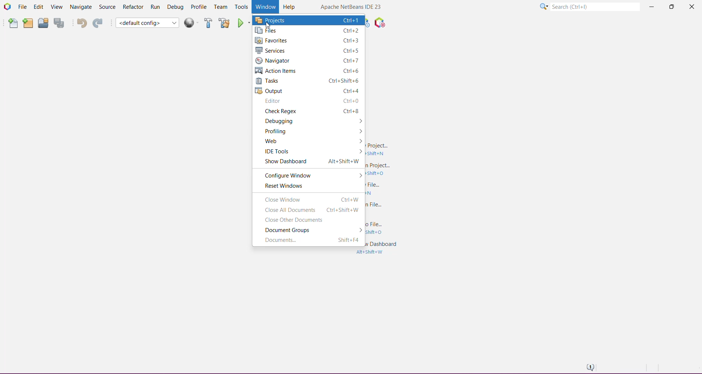  What do you see at coordinates (22, 7) in the screenshot?
I see `File` at bounding box center [22, 7].